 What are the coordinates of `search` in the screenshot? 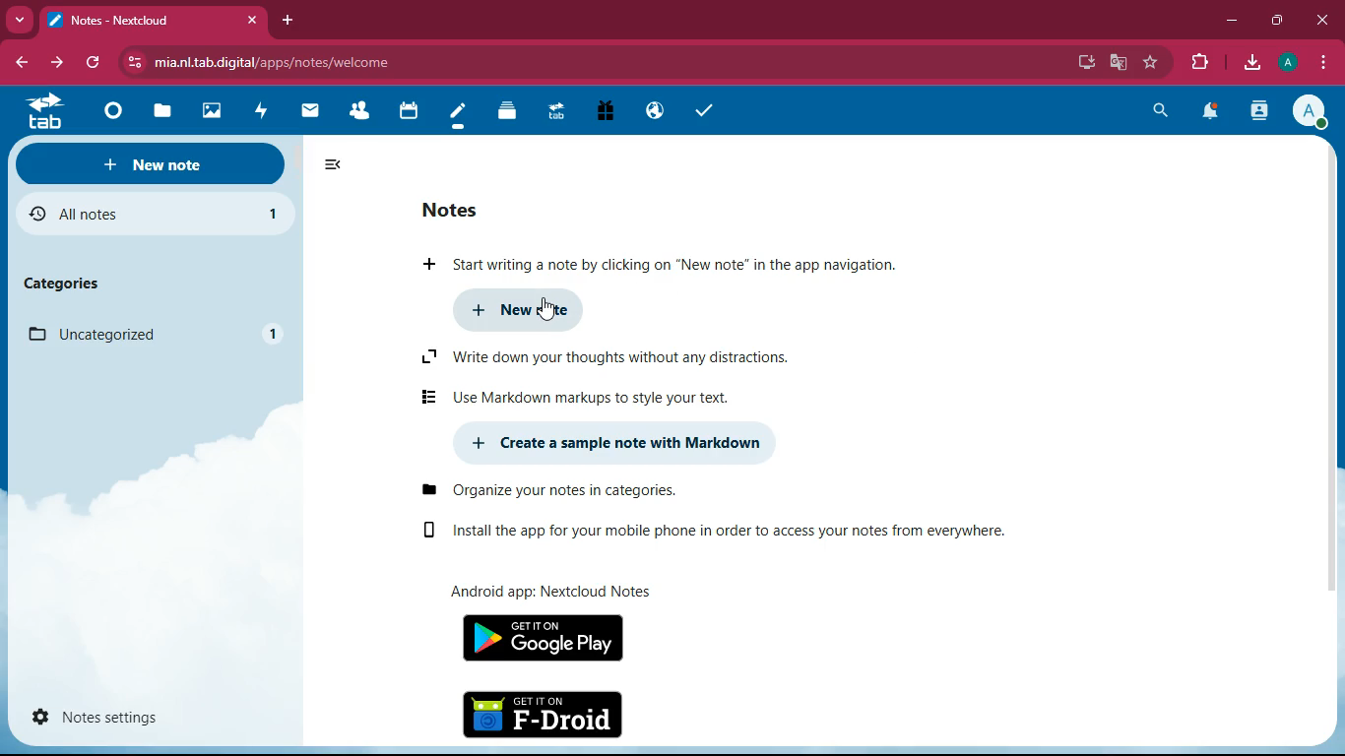 It's located at (1162, 113).